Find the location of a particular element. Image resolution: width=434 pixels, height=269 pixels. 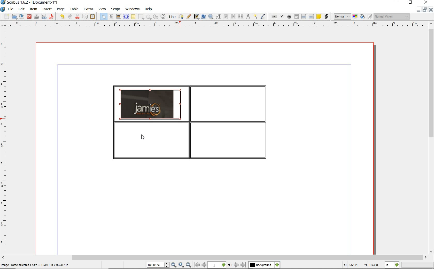

spiral is located at coordinates (164, 17).